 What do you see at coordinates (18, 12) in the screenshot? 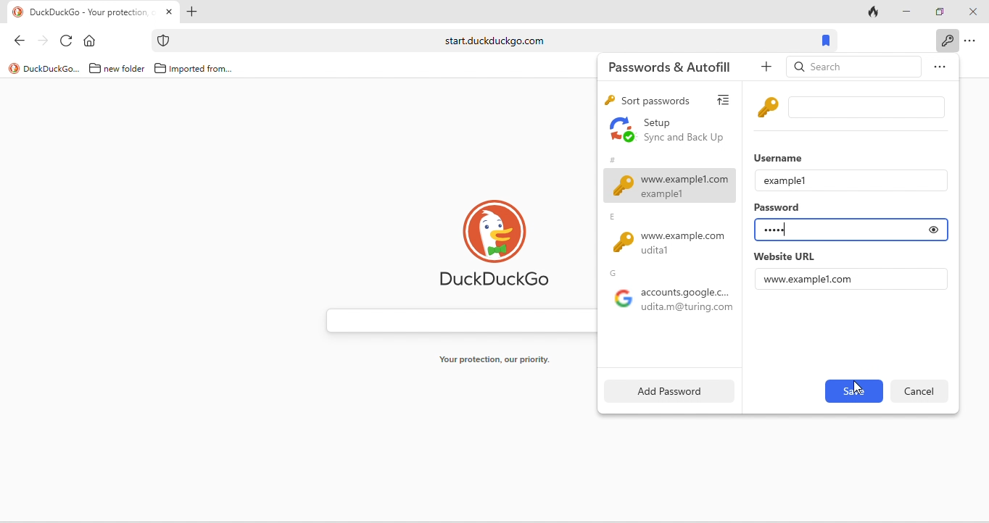
I see `logo` at bounding box center [18, 12].